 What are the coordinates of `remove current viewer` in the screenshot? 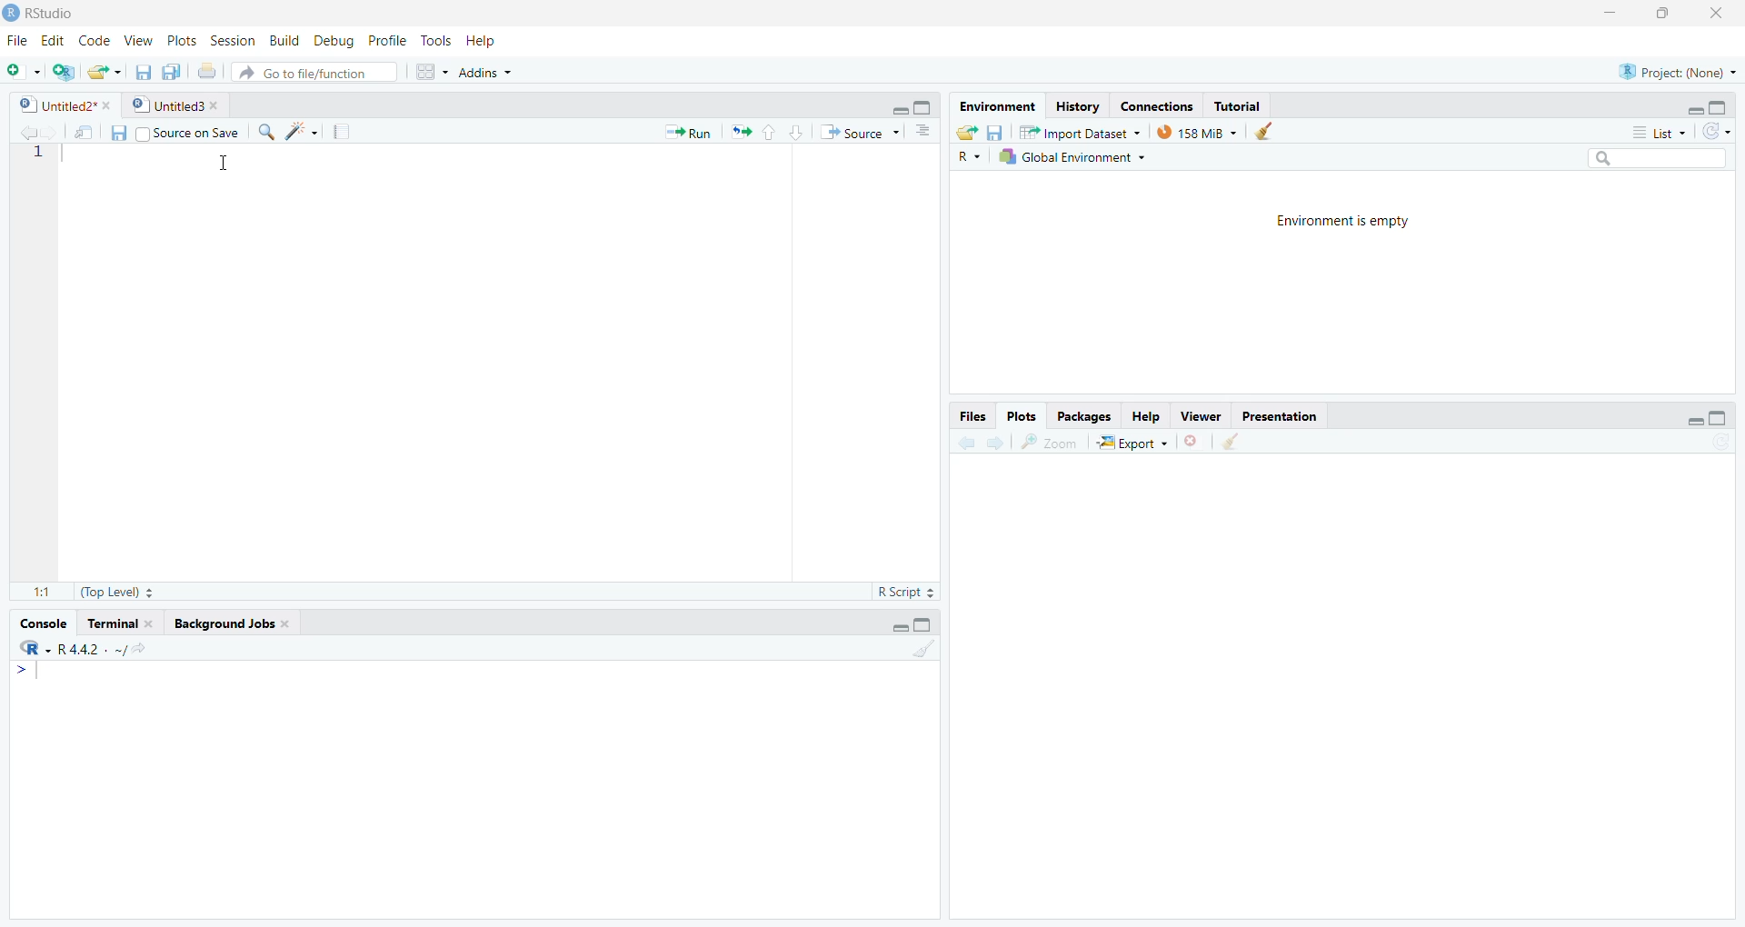 It's located at (1192, 441).